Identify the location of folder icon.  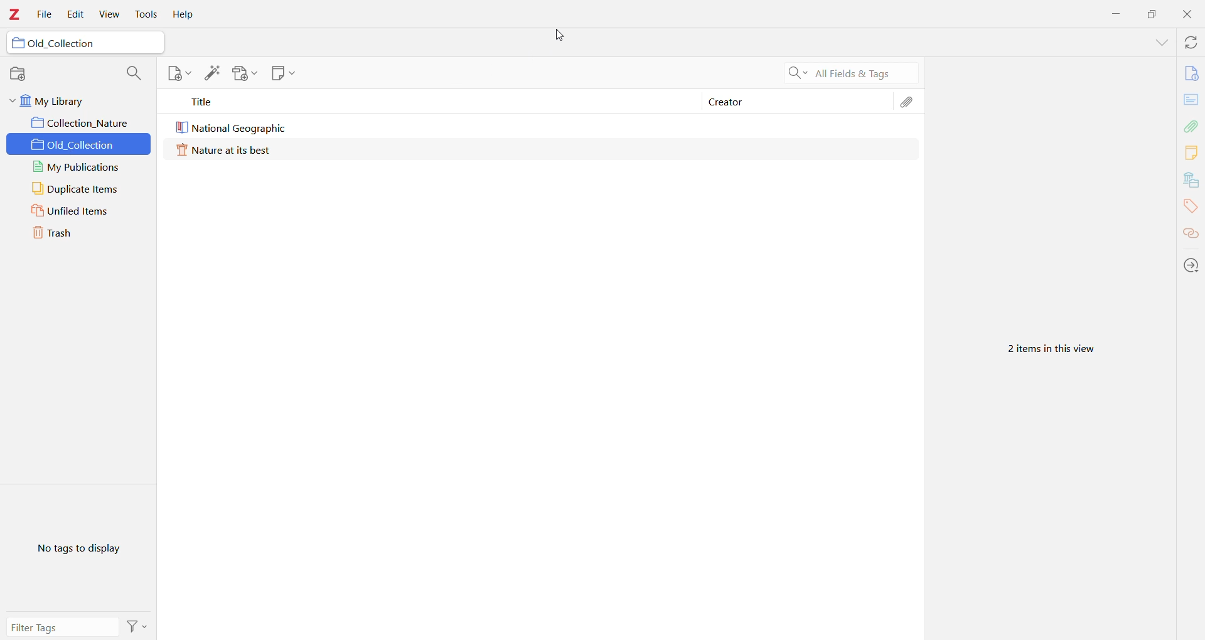
(16, 44).